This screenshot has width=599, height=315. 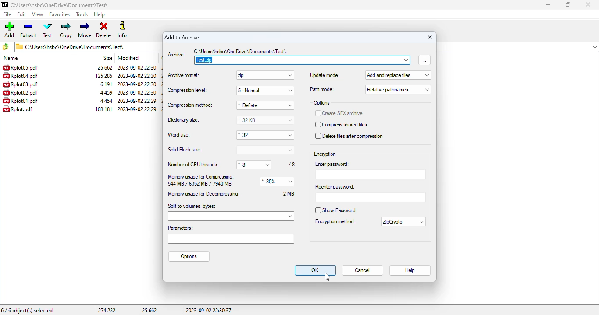 I want to click on ZipCrypto, so click(x=403, y=221).